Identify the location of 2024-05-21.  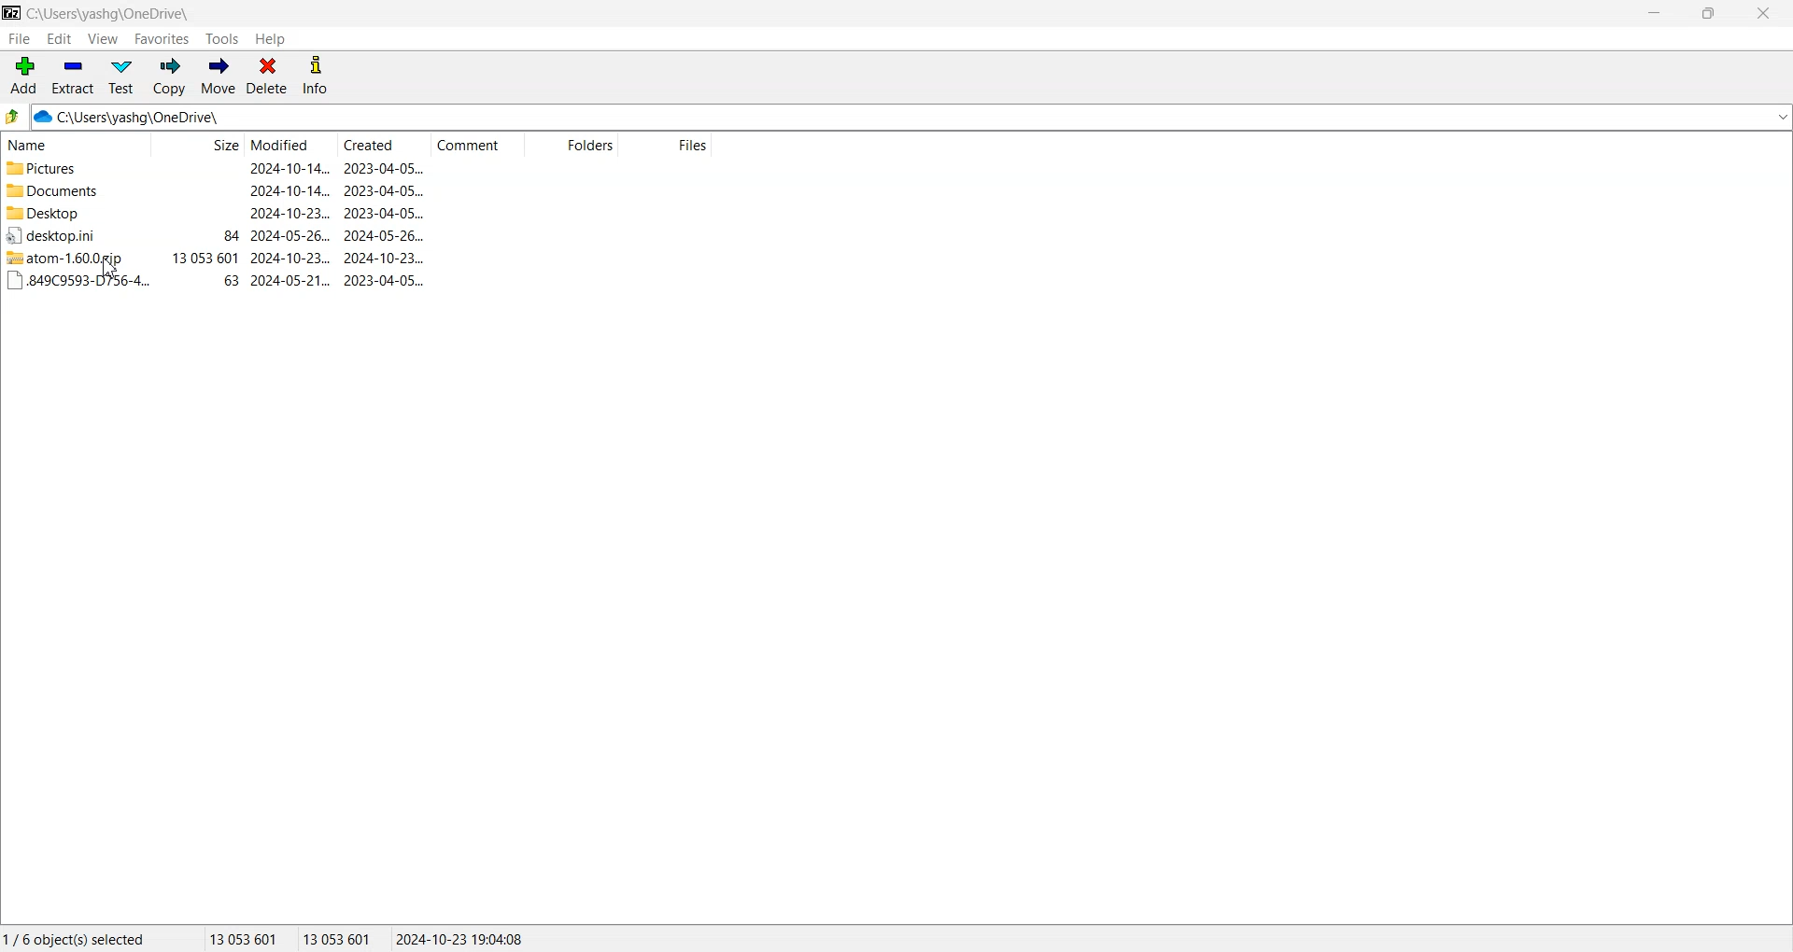
(291, 281).